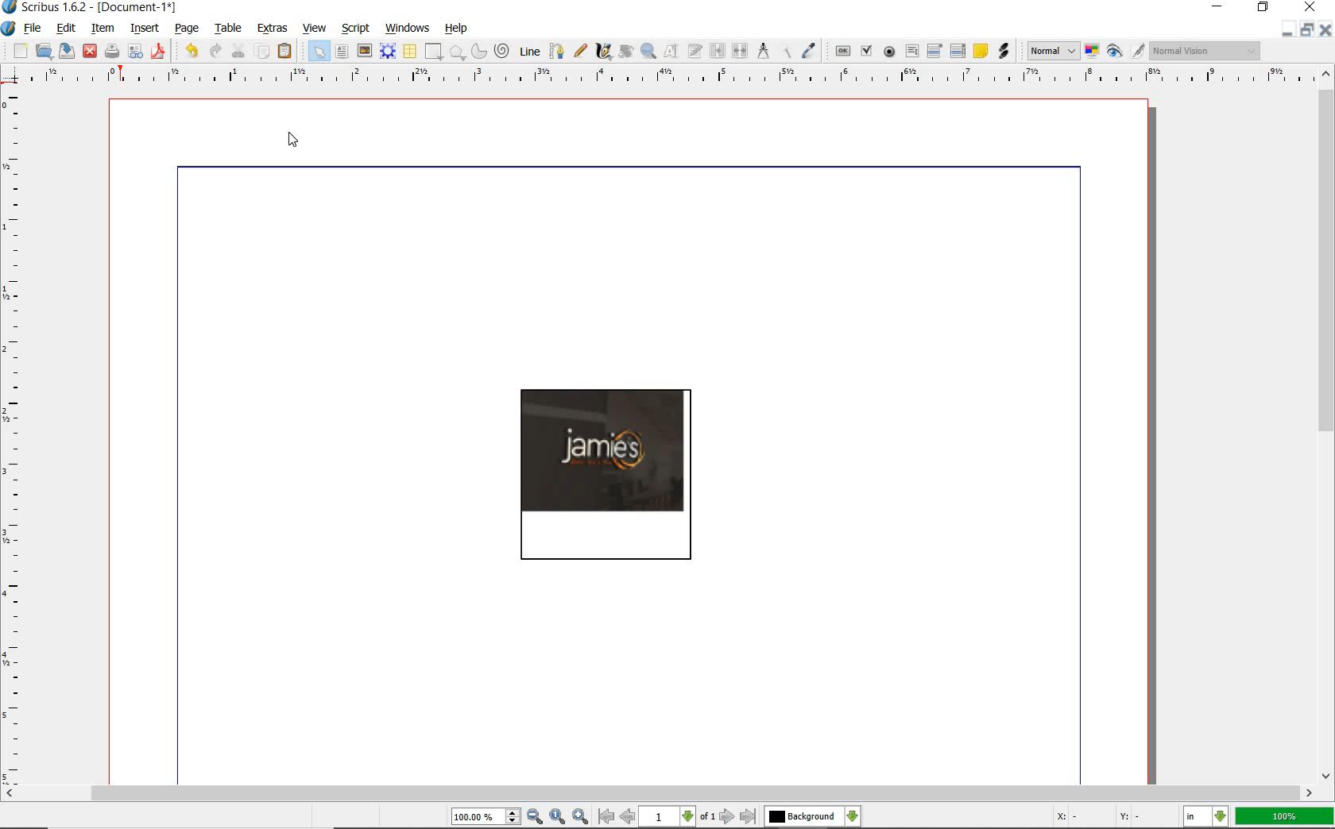 Image resolution: width=1335 pixels, height=829 pixels. I want to click on select the current unit: in, so click(1205, 815).